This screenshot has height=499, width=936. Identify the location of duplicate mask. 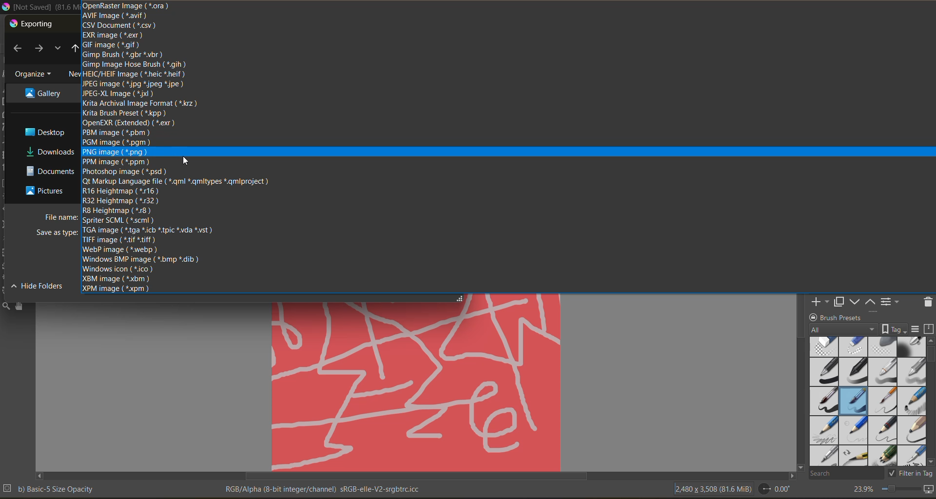
(839, 302).